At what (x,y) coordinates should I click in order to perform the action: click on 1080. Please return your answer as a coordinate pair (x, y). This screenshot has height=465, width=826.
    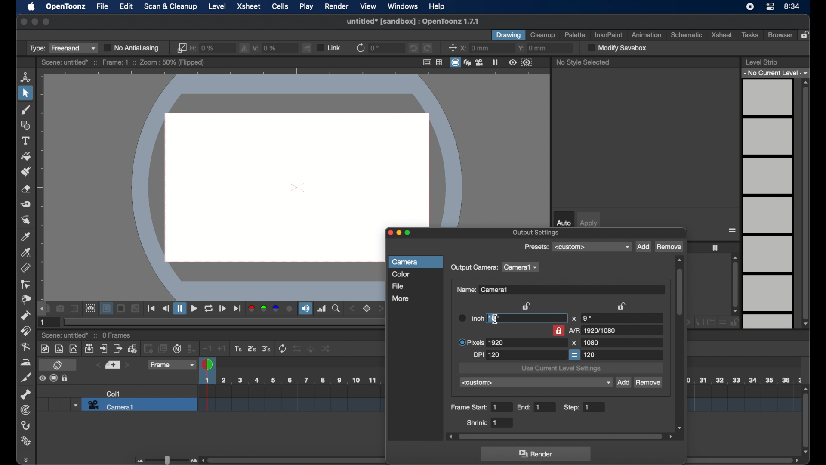
    Looking at the image, I should click on (591, 342).